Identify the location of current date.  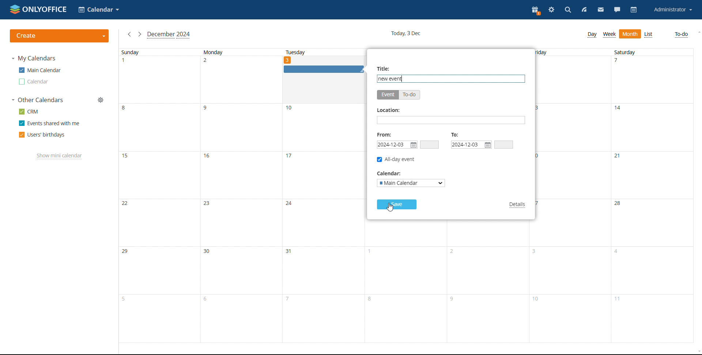
(405, 33).